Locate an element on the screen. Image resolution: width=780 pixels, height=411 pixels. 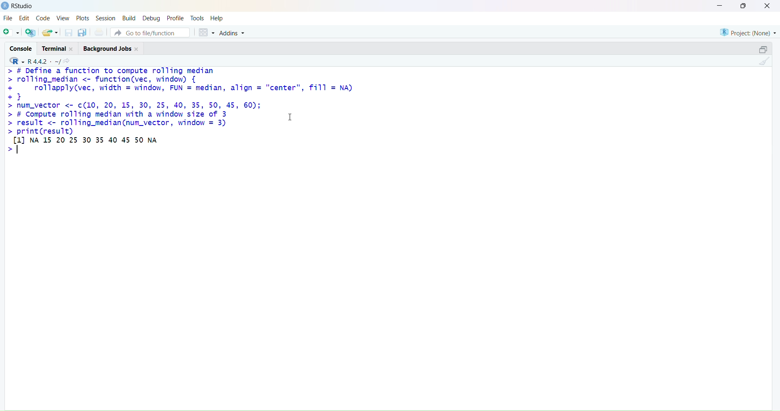
> # Define a function to compute rolling median
> rolling_median <- function(vec, window) {
+ rollapply(vec, width = window, FUN = median, align = "center", fill = NA)
+}
> num_vector <- c(10, 20, 15, 30, 25, 40, 35, 50, 45, 60);
> # Compute rolling median with a window size of 3 1
> result <- rolling_median(num_vector, window = 3)
> print(result)
tH NA 15 20 25 30 35 40 45 50 NA
> is located at coordinates (184, 111).